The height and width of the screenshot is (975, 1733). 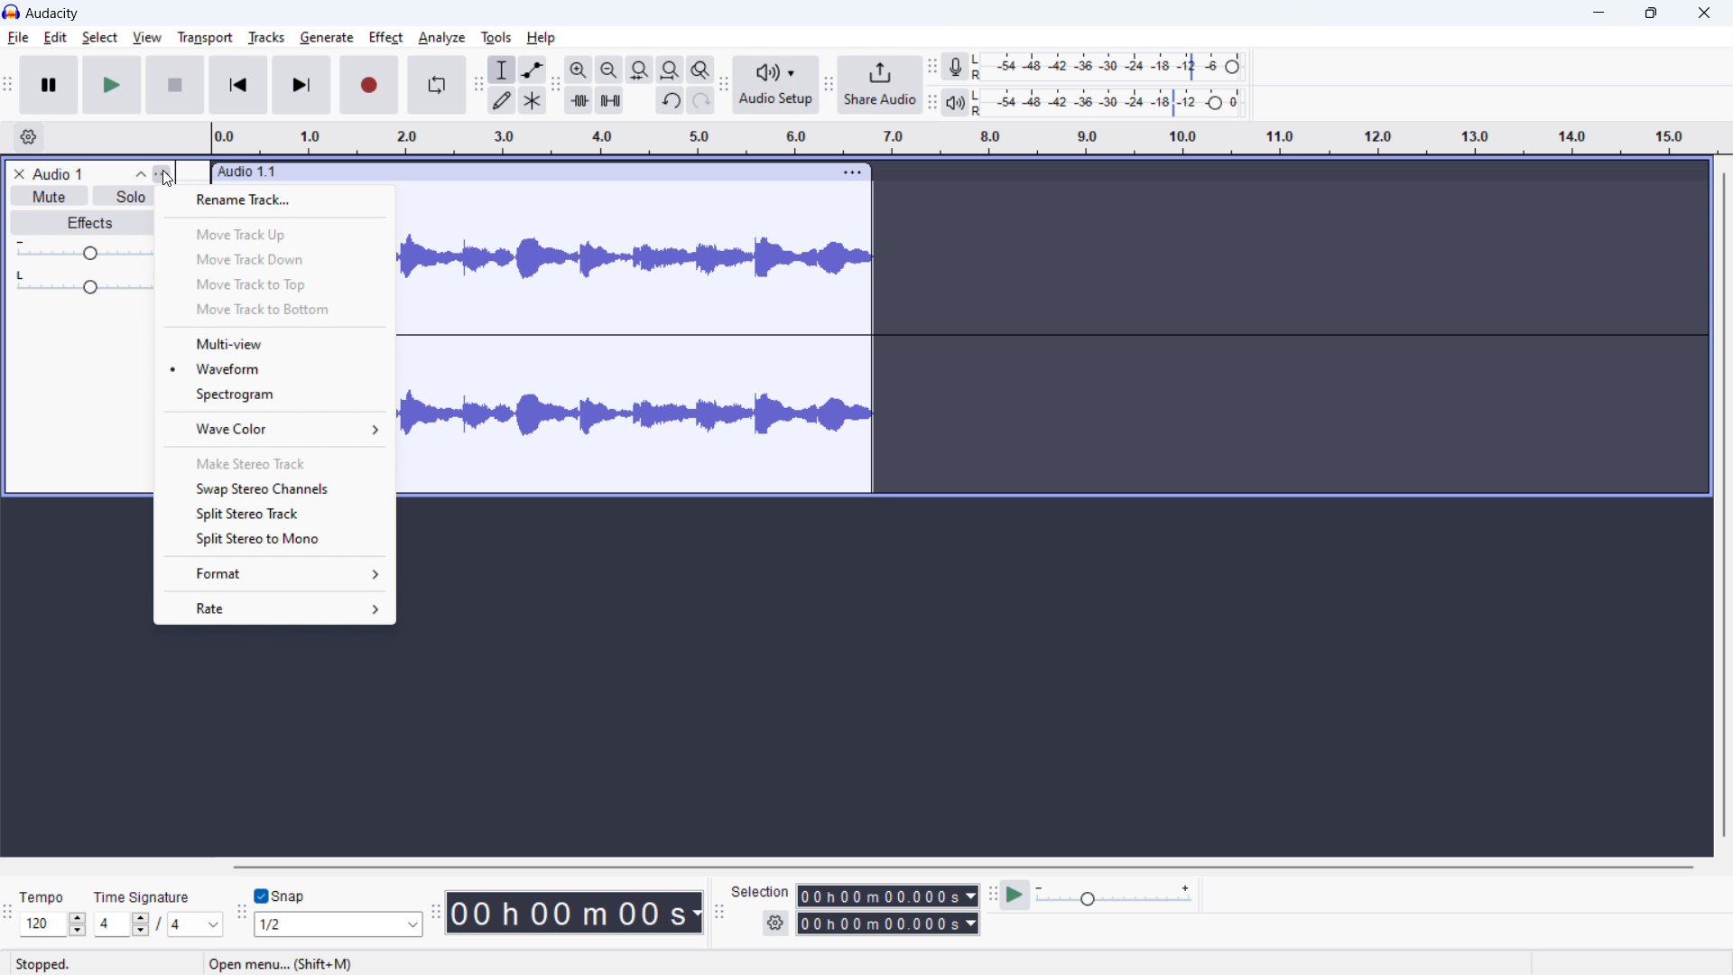 I want to click on title, so click(x=52, y=14).